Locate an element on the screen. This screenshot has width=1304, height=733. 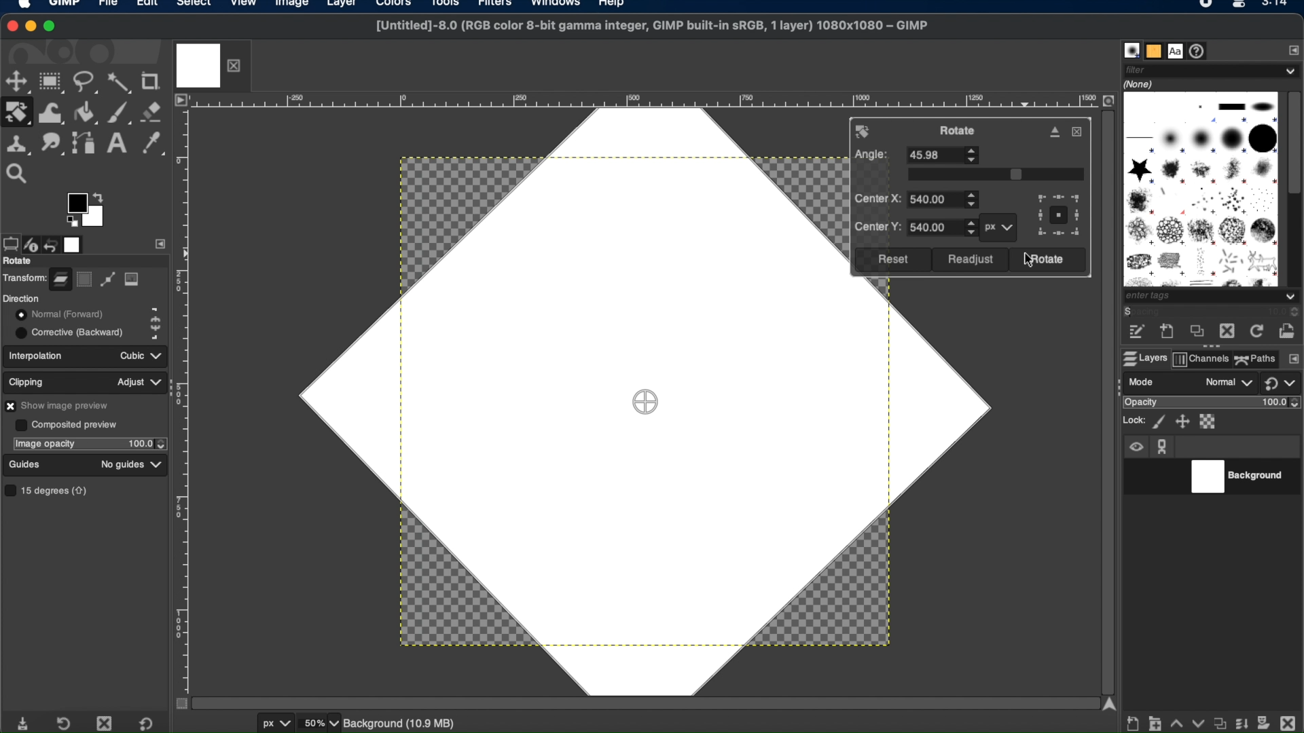
zoom levels is located at coordinates (321, 723).